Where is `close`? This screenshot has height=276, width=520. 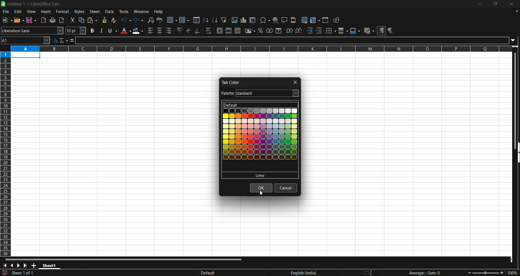 close is located at coordinates (512, 4).